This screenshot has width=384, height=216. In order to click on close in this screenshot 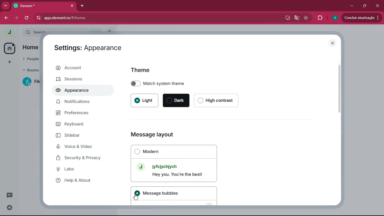, I will do `click(72, 6)`.